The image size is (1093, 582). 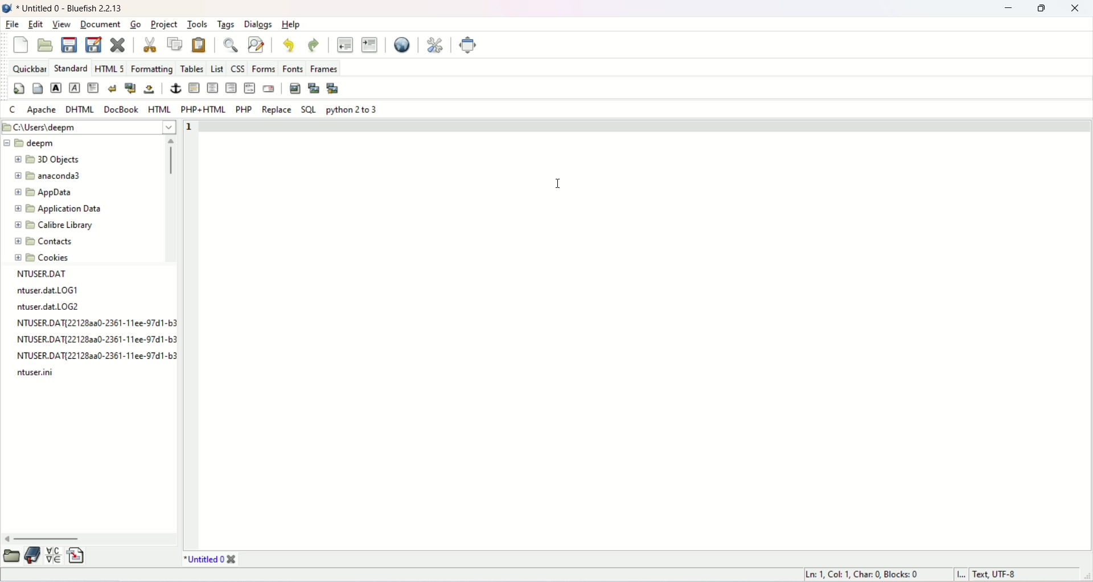 I want to click on application, so click(x=56, y=209).